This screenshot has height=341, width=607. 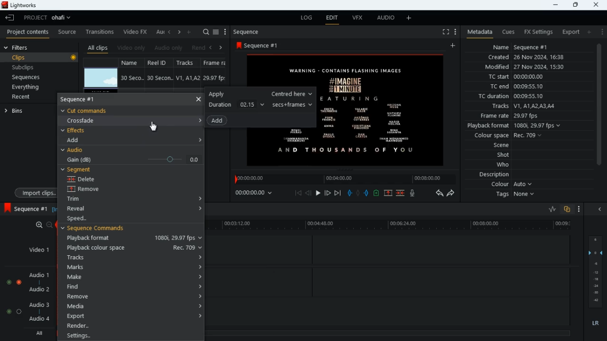 What do you see at coordinates (91, 110) in the screenshot?
I see `cut commands` at bounding box center [91, 110].